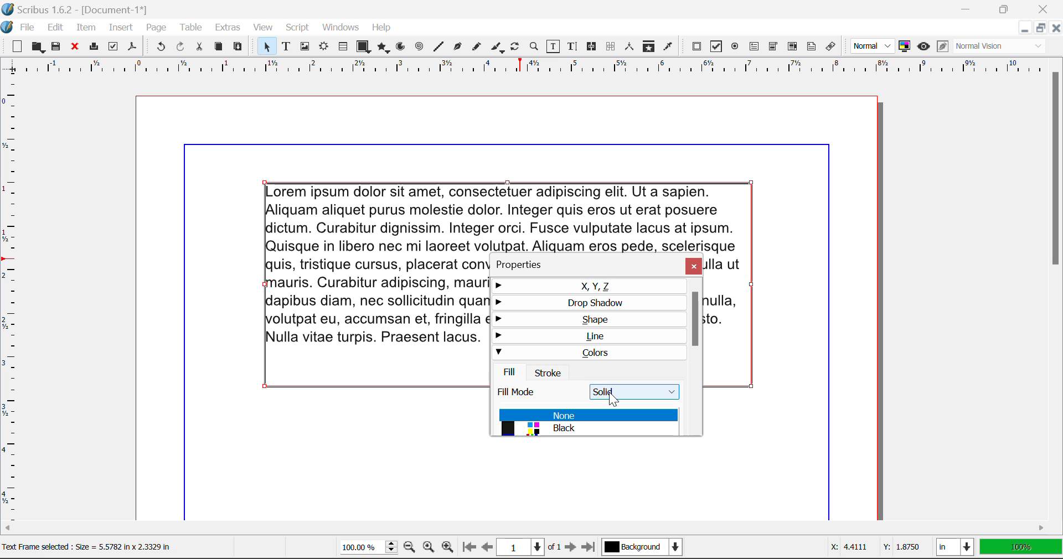 Image resolution: width=1063 pixels, height=559 pixels. What do you see at coordinates (238, 47) in the screenshot?
I see `Paste` at bounding box center [238, 47].